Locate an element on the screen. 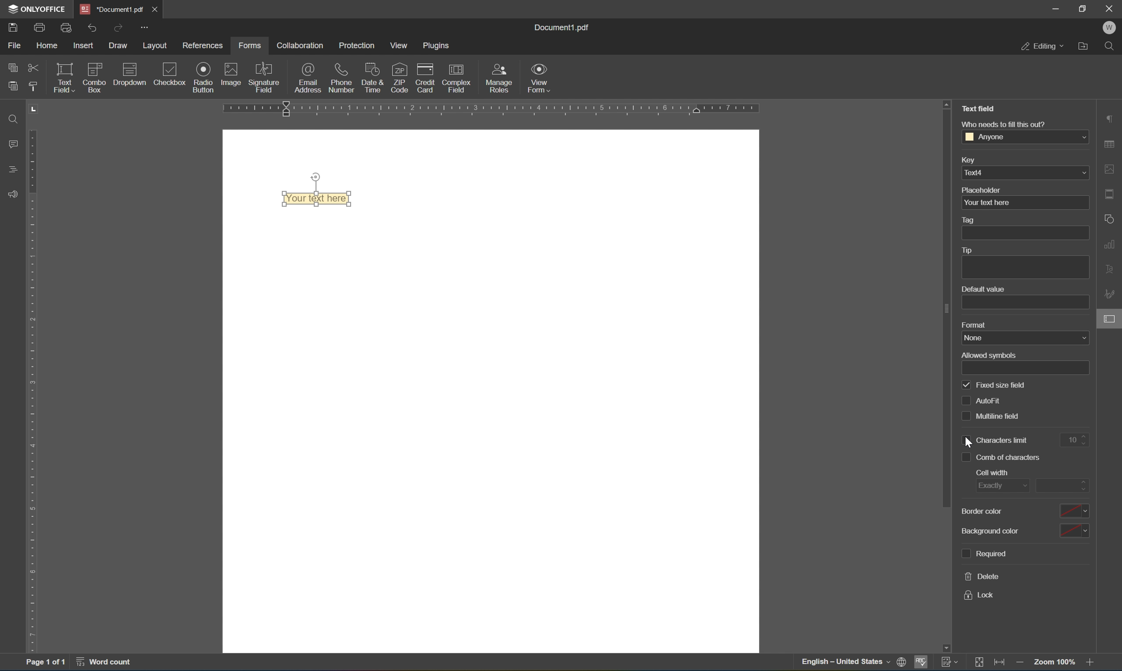  checkbox is located at coordinates (964, 455).